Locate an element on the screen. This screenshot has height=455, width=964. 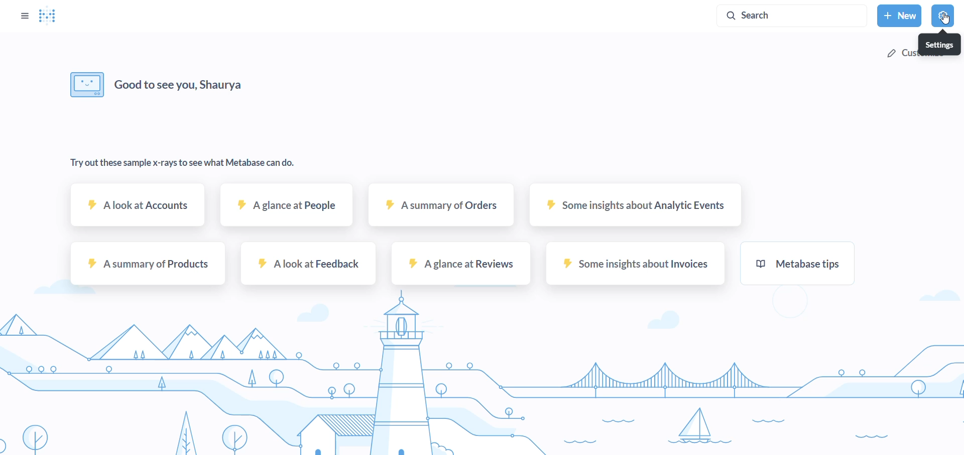
Metabase logo is located at coordinates (49, 16).